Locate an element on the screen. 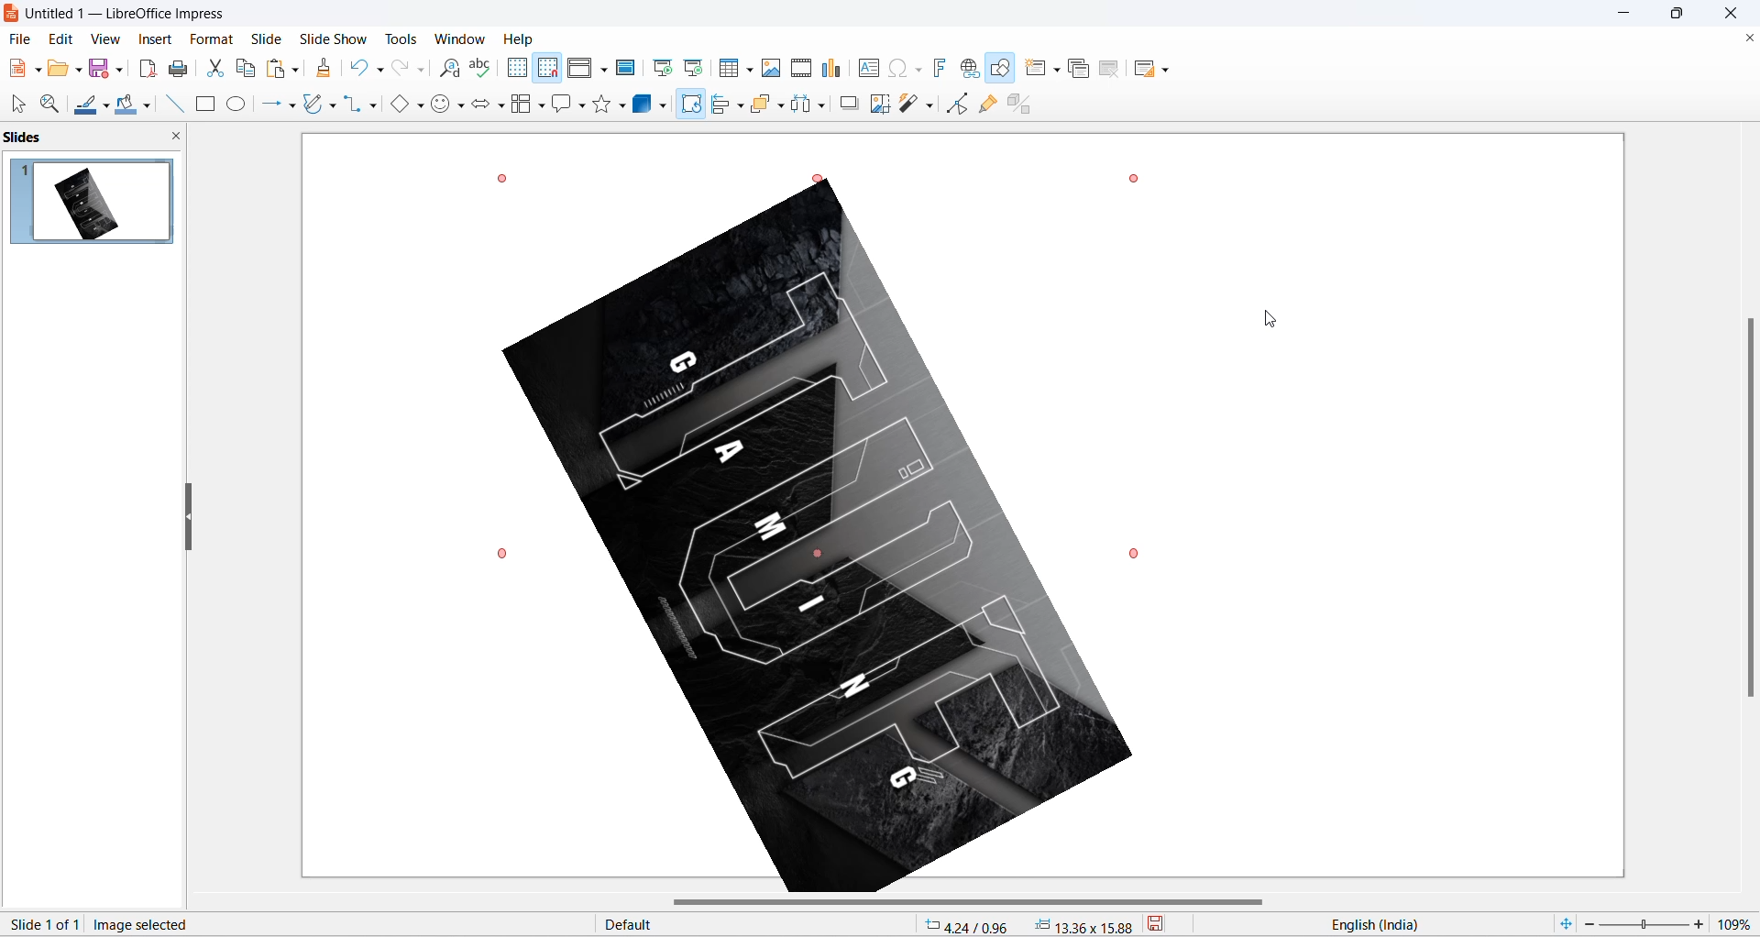 The height and width of the screenshot is (937, 1760). insert charts is located at coordinates (832, 69).